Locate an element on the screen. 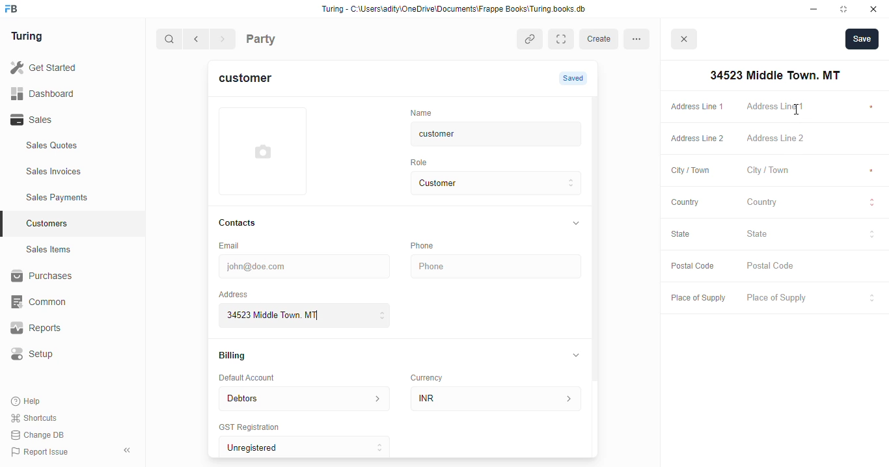  Saved is located at coordinates (575, 78).